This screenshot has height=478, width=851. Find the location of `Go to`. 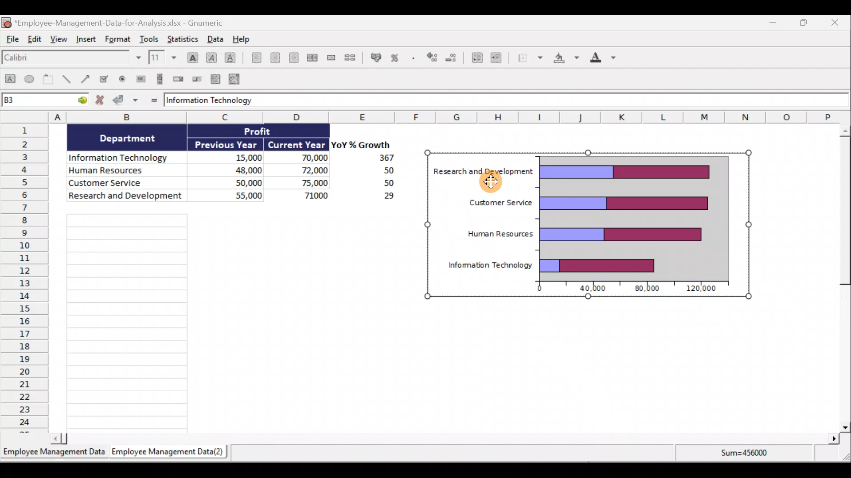

Go to is located at coordinates (81, 101).